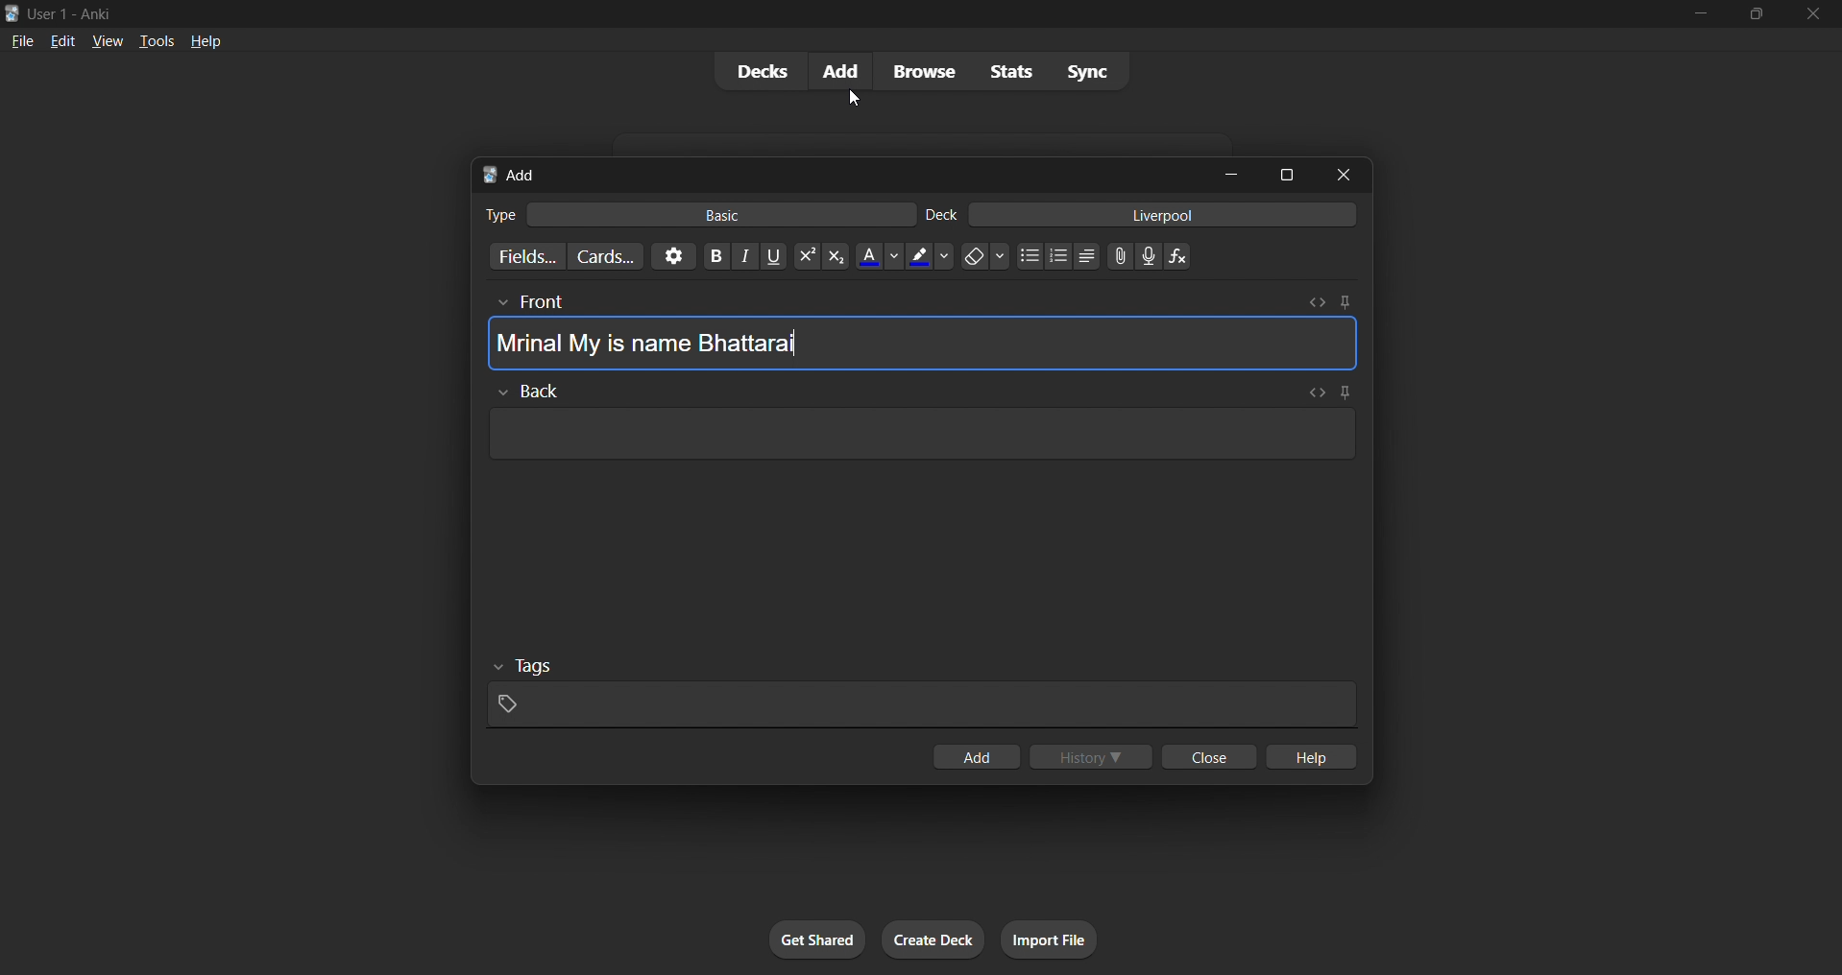 This screenshot has height=975, width=1842. What do you see at coordinates (738, 255) in the screenshot?
I see `italic` at bounding box center [738, 255].